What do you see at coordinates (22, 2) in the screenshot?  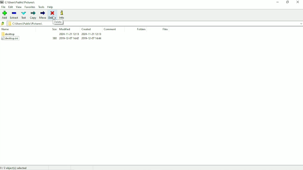 I see `c/Users\Publc\ Pictures` at bounding box center [22, 2].